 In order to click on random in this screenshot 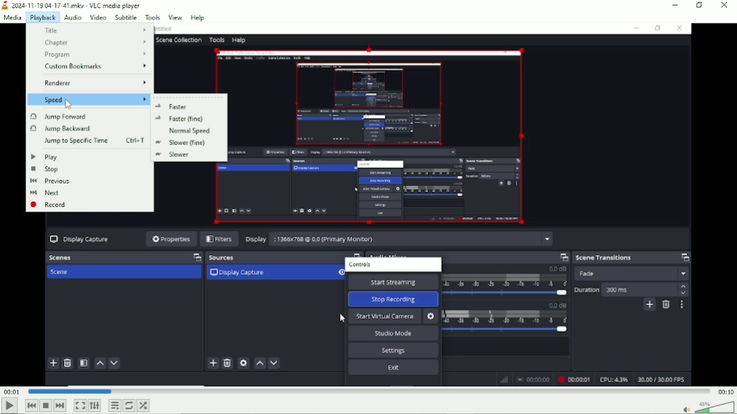, I will do `click(144, 406)`.